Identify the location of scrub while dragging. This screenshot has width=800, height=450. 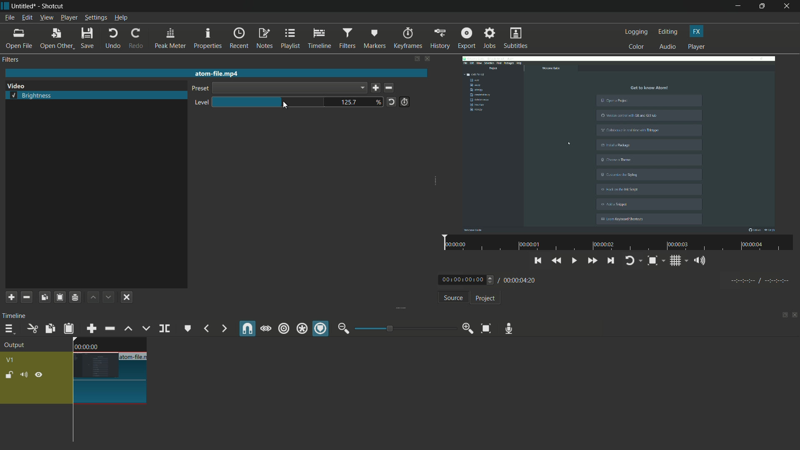
(265, 328).